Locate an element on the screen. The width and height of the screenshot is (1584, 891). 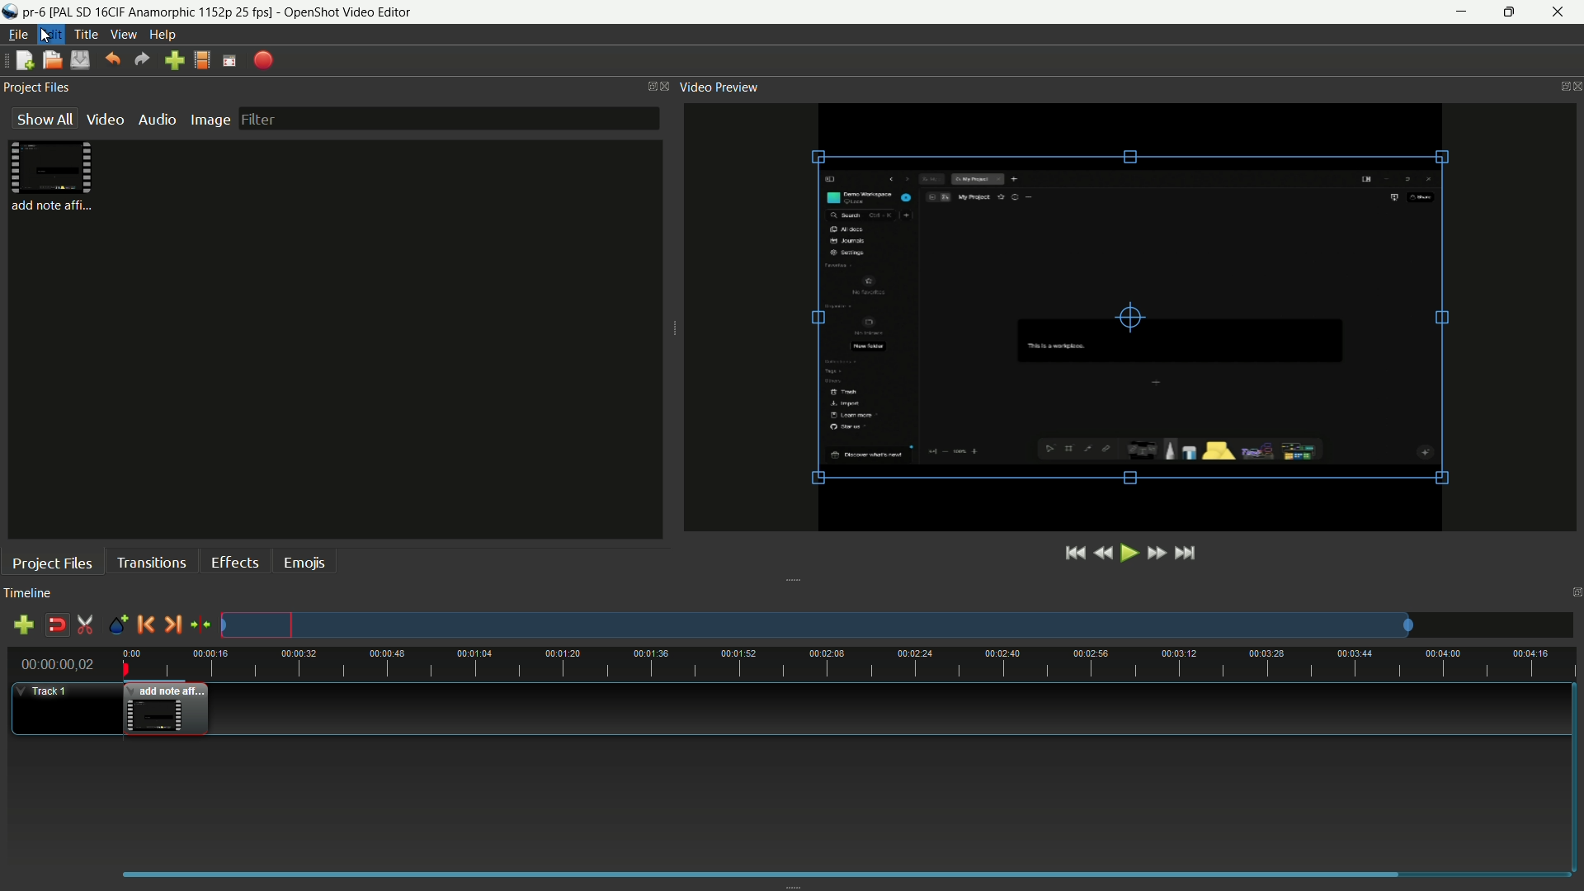
profile is located at coordinates (163, 12).